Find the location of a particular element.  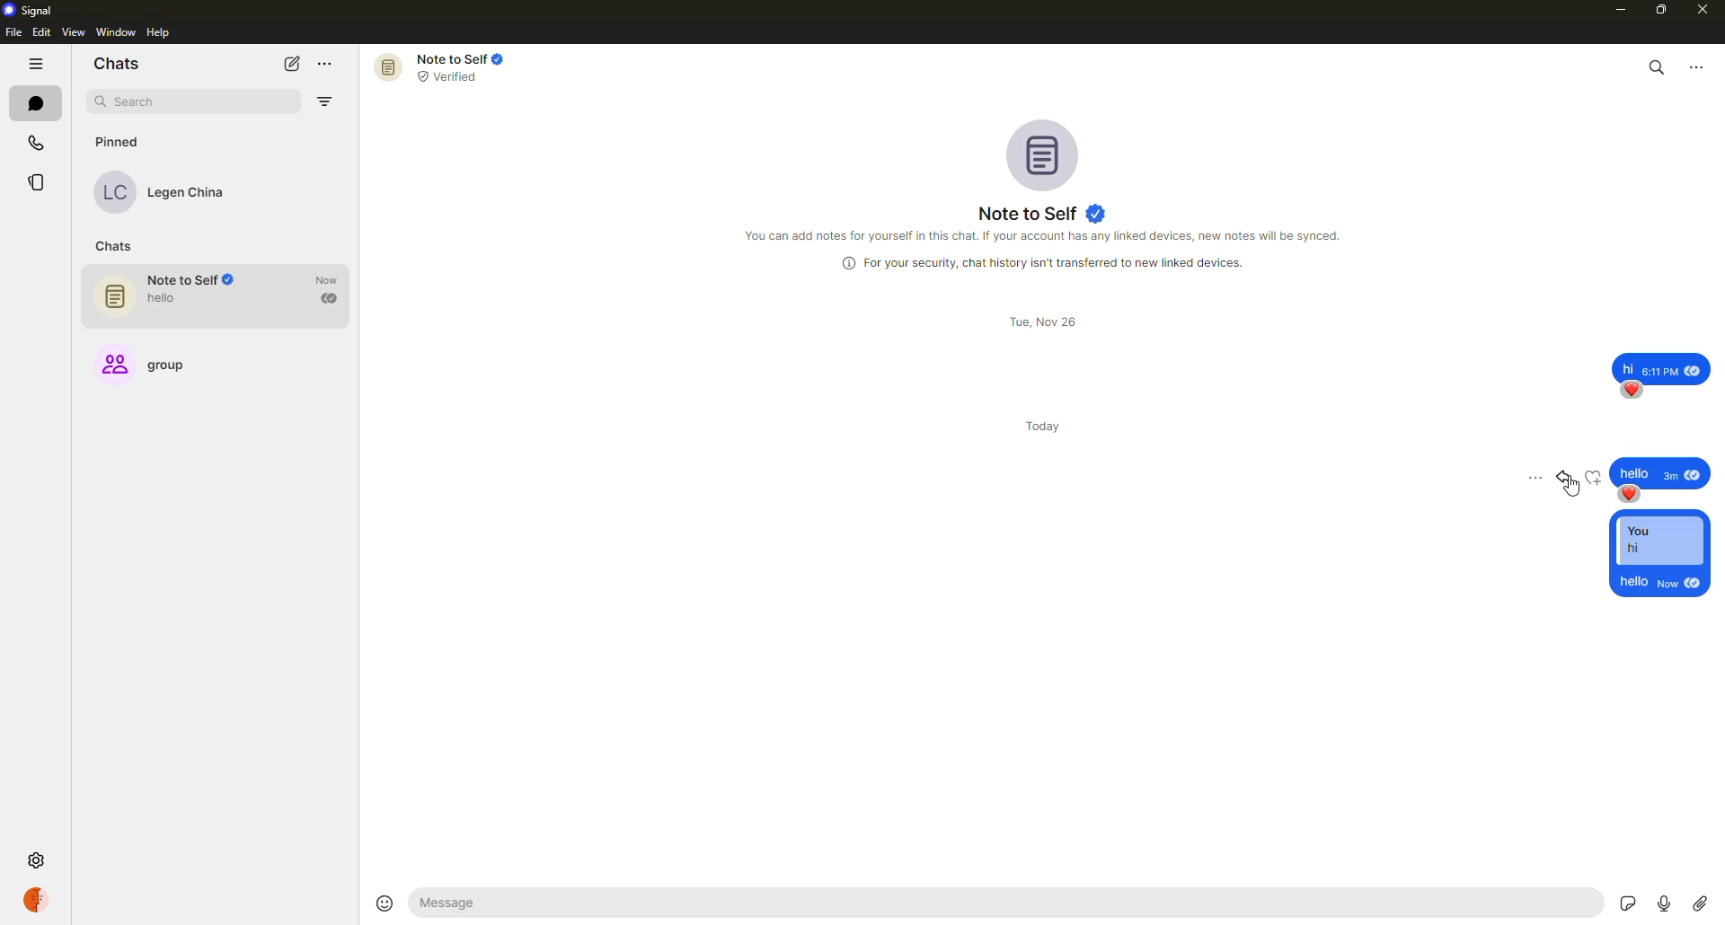

window is located at coordinates (115, 32).